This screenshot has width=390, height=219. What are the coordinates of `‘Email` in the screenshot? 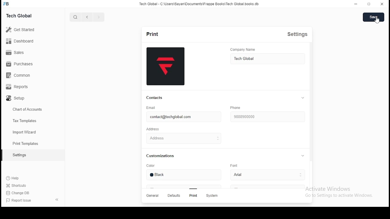 It's located at (153, 108).